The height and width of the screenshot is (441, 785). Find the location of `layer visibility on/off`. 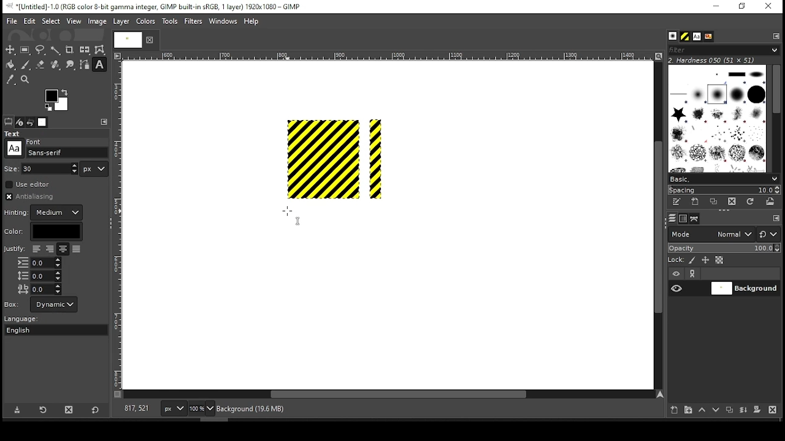

layer visibility on/off is located at coordinates (677, 288).